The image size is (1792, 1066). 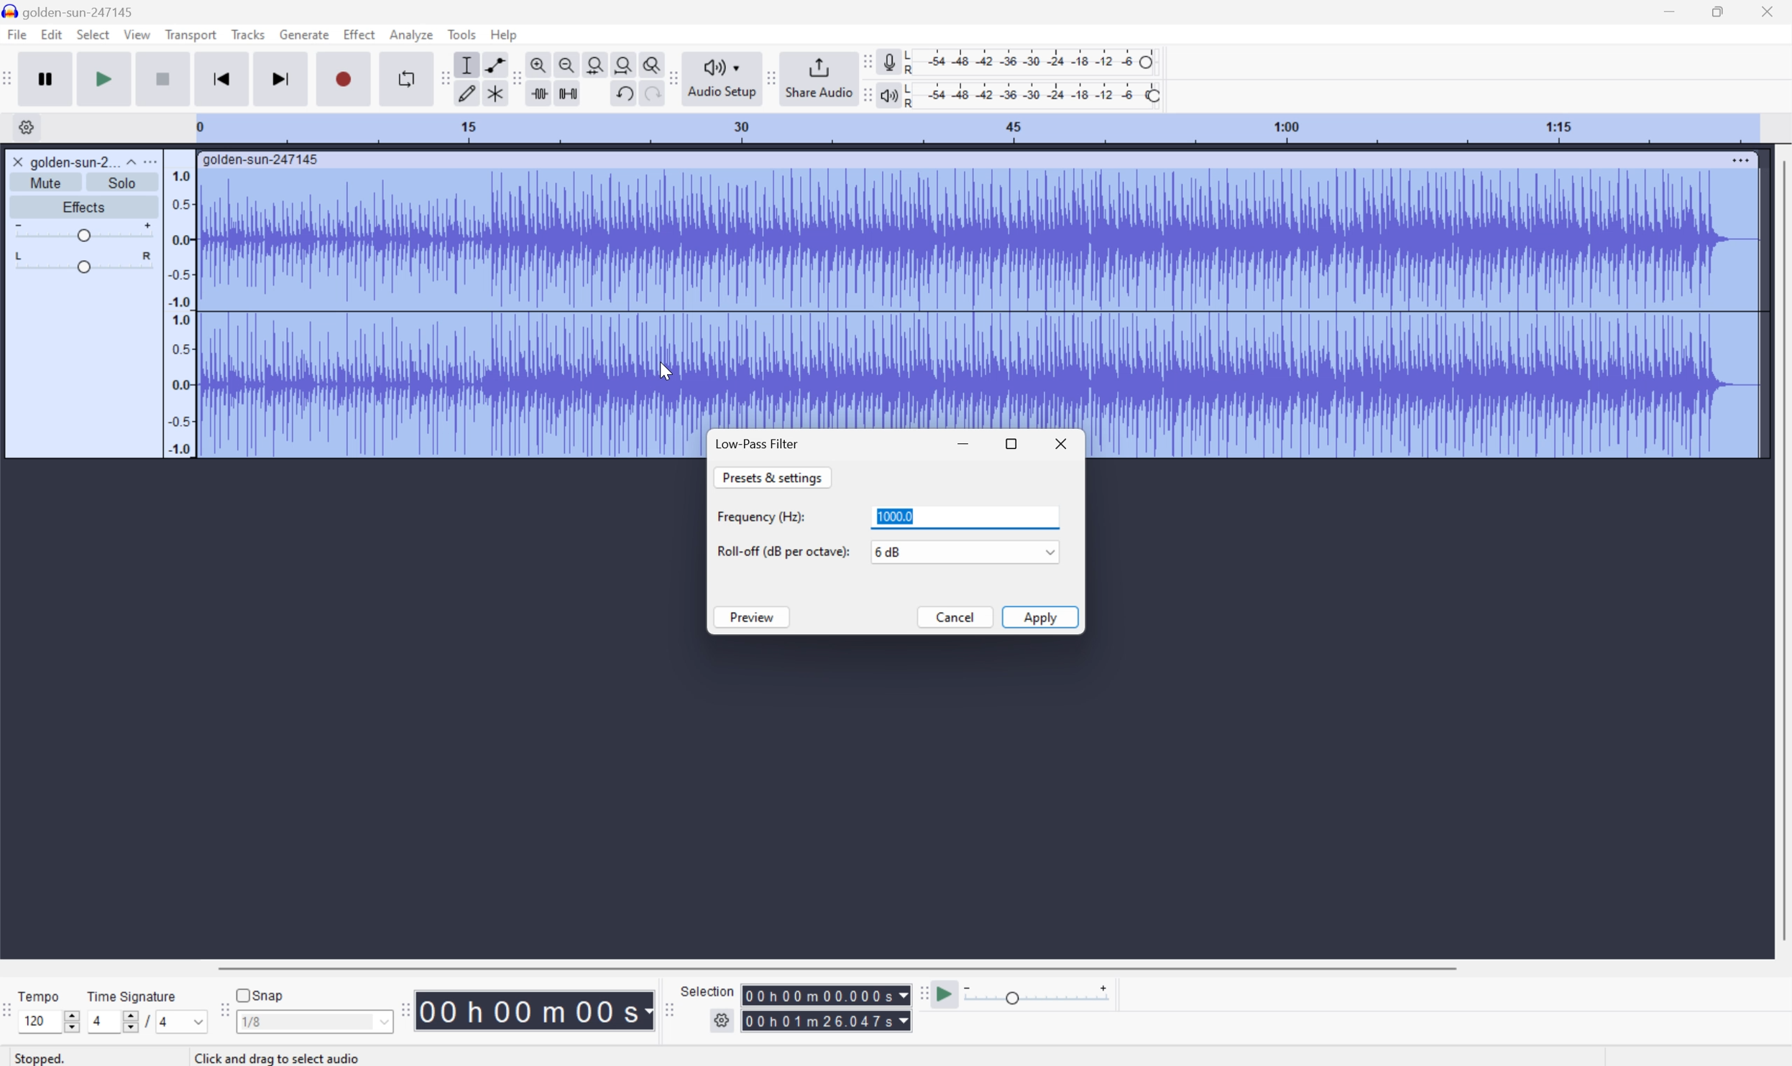 I want to click on Playback meter, so click(x=888, y=97).